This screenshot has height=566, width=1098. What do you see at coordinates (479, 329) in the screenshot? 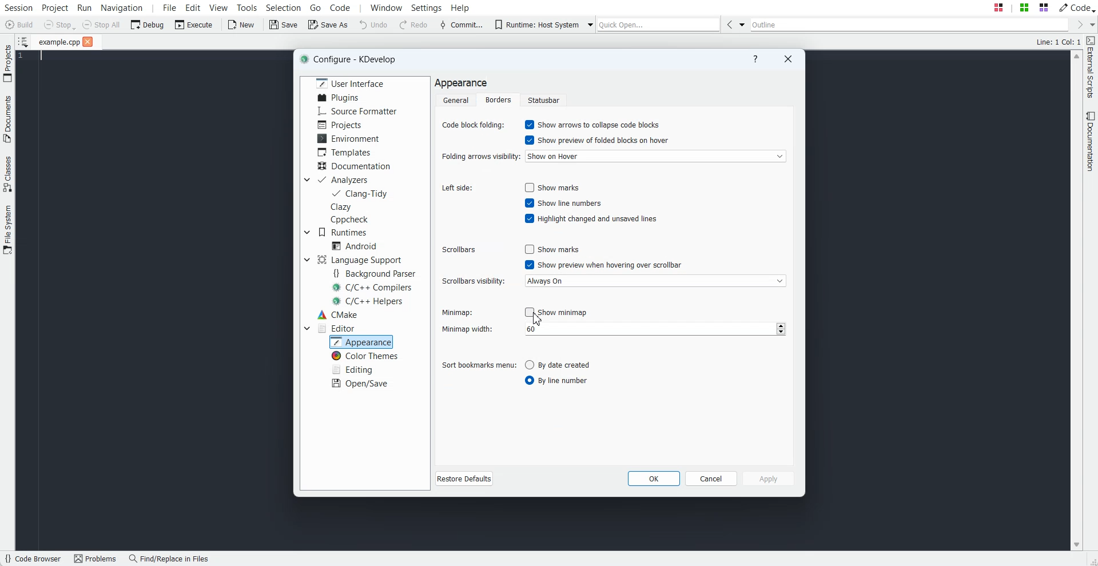
I see `Minimap width` at bounding box center [479, 329].